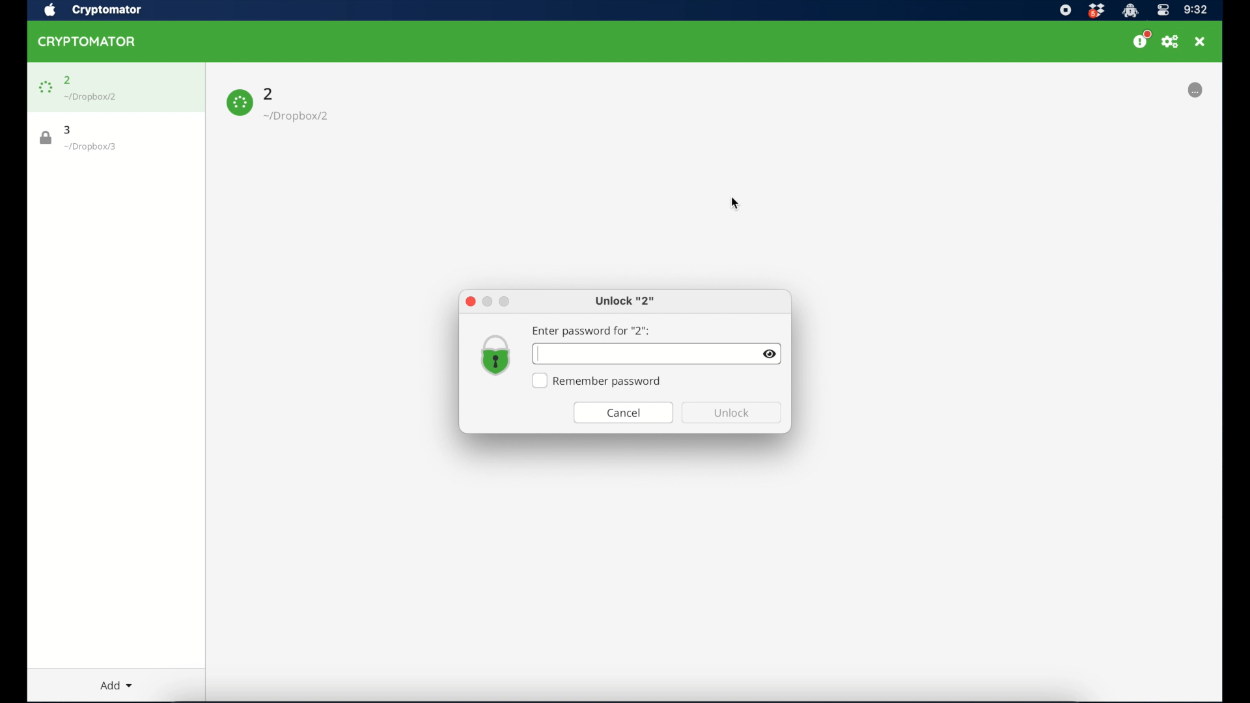 This screenshot has width=1250, height=703. Describe the element at coordinates (599, 381) in the screenshot. I see `remember password checkbox` at that location.